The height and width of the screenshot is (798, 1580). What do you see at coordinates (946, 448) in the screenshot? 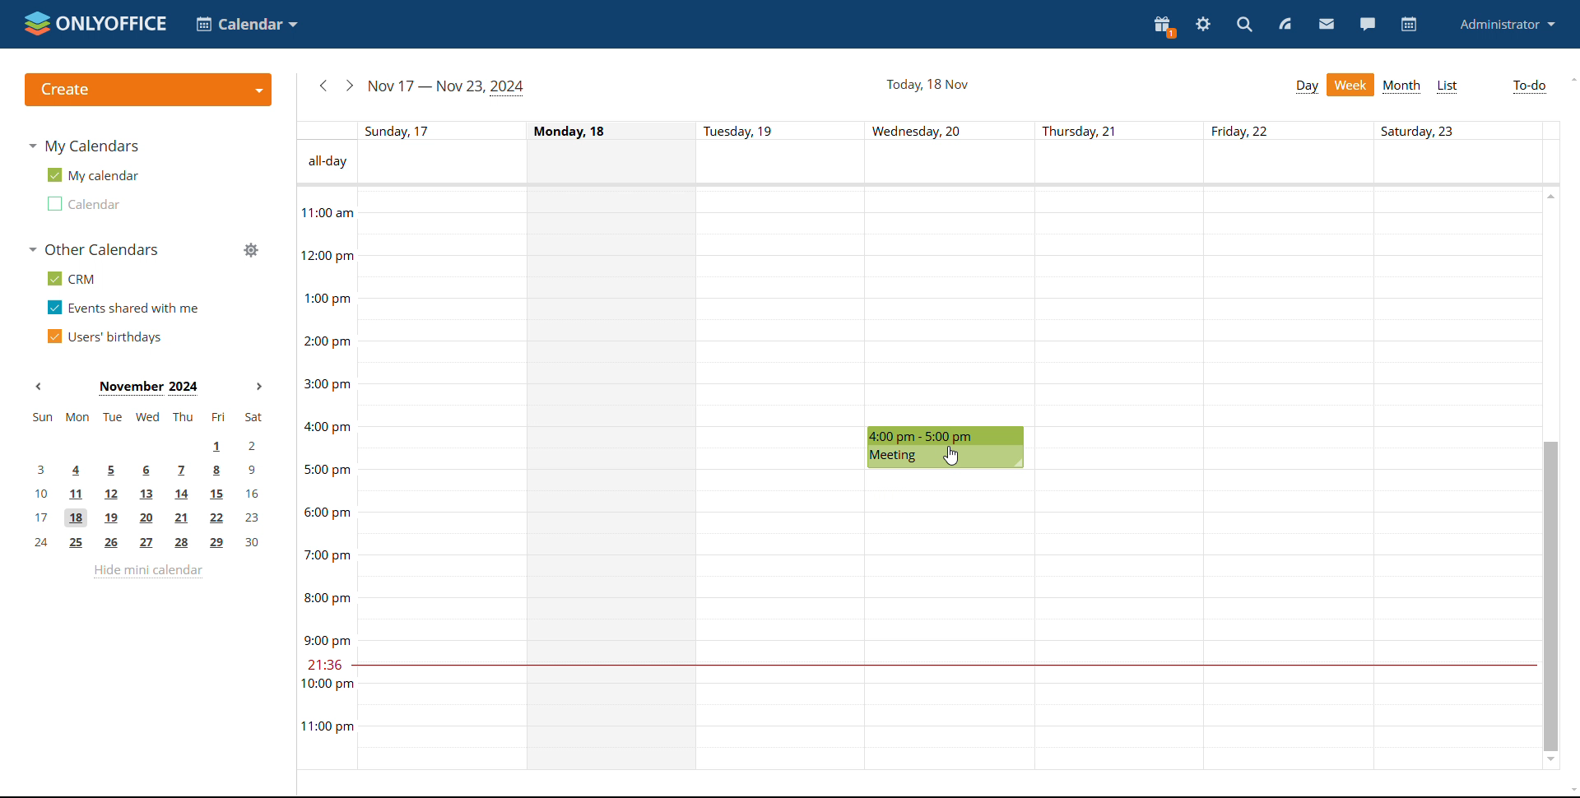
I see `meeting event` at bounding box center [946, 448].